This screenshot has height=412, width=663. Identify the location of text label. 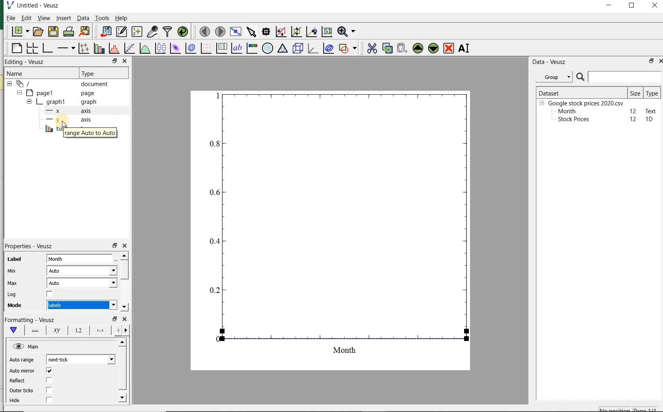
(236, 49).